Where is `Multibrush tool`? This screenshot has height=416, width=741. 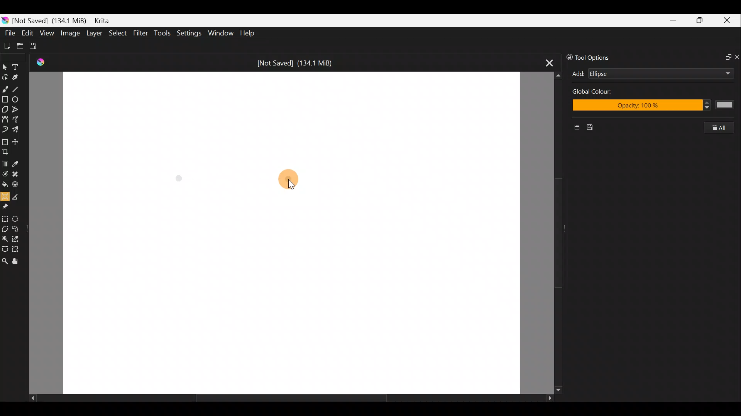
Multibrush tool is located at coordinates (17, 131).